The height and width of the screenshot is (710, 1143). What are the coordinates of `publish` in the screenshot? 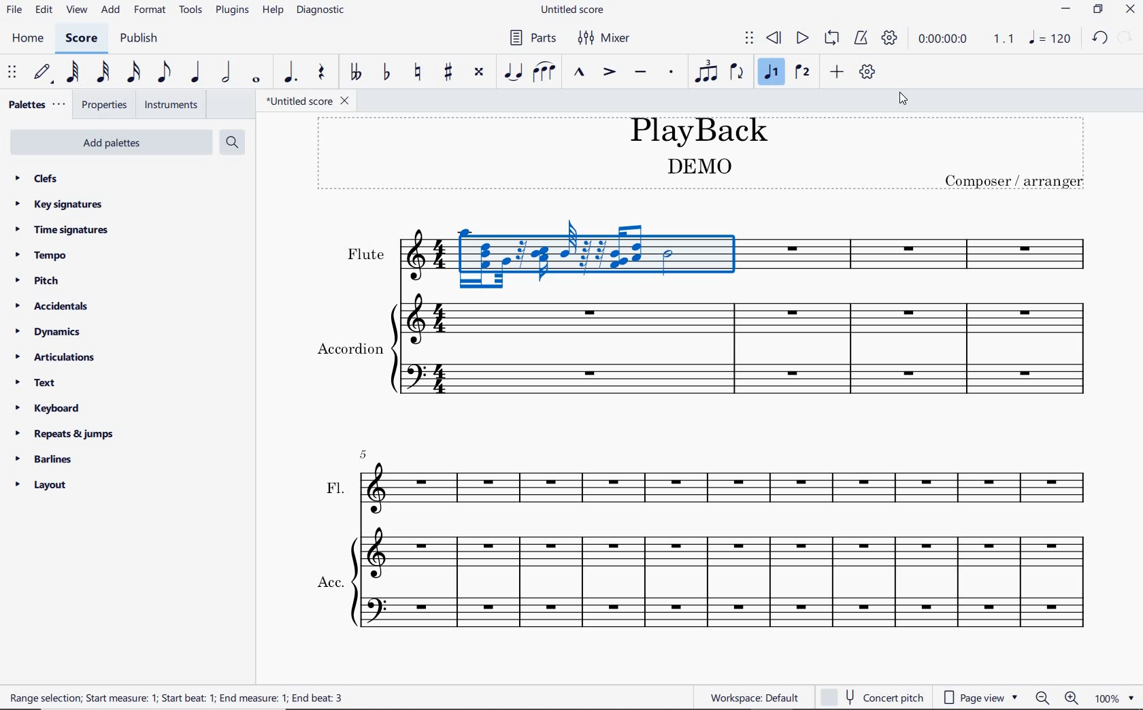 It's located at (142, 37).